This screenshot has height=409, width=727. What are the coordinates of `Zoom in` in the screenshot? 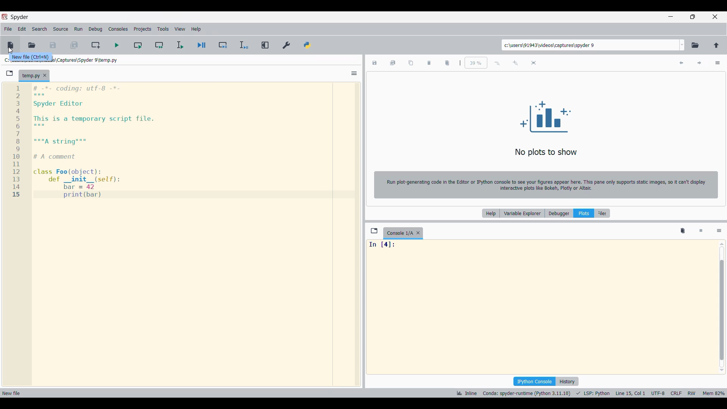 It's located at (516, 63).